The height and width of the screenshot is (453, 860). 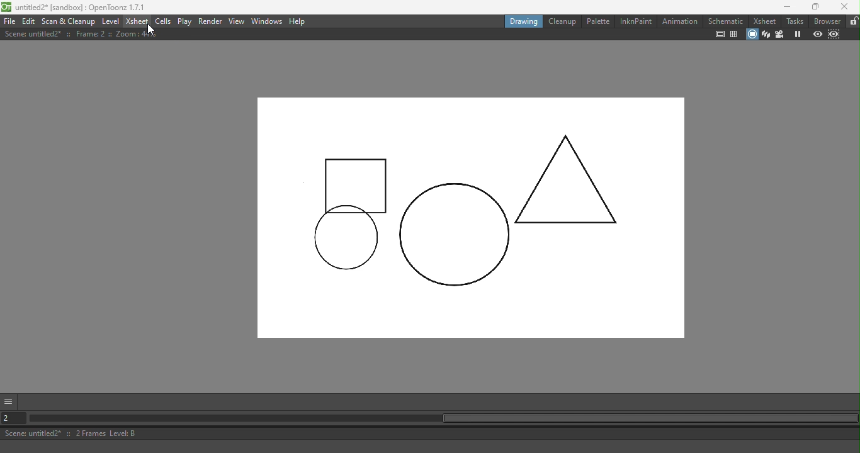 What do you see at coordinates (794, 21) in the screenshot?
I see `Tasks` at bounding box center [794, 21].